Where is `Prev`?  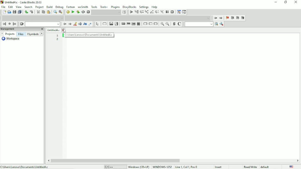 Prev is located at coordinates (64, 24).